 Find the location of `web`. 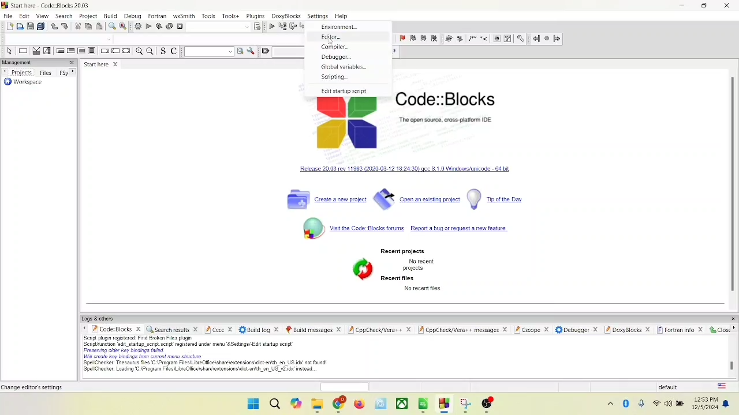

web is located at coordinates (497, 37).